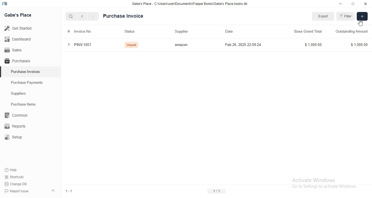  What do you see at coordinates (131, 31) in the screenshot?
I see `Status` at bounding box center [131, 31].